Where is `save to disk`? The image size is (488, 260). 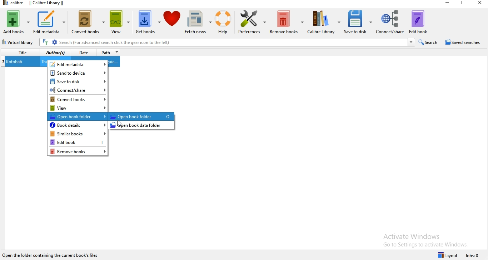
save to disk is located at coordinates (79, 82).